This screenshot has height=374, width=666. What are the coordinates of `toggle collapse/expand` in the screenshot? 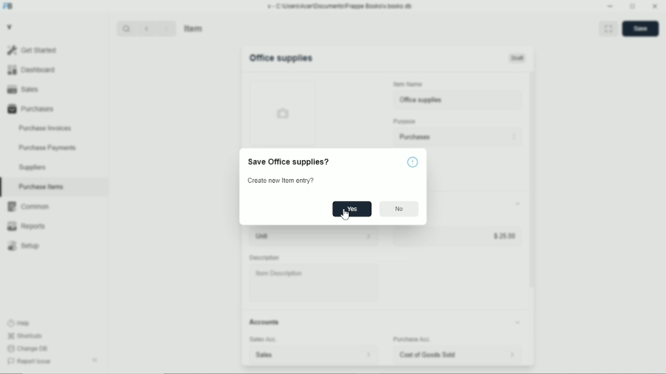 It's located at (518, 203).